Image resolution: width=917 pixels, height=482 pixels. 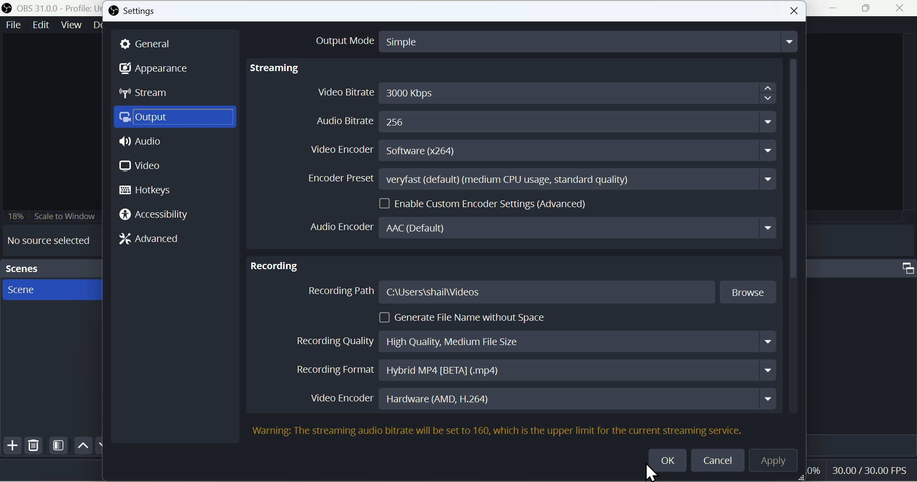 I want to click on Enable Custom Encoder Settings, so click(x=487, y=202).